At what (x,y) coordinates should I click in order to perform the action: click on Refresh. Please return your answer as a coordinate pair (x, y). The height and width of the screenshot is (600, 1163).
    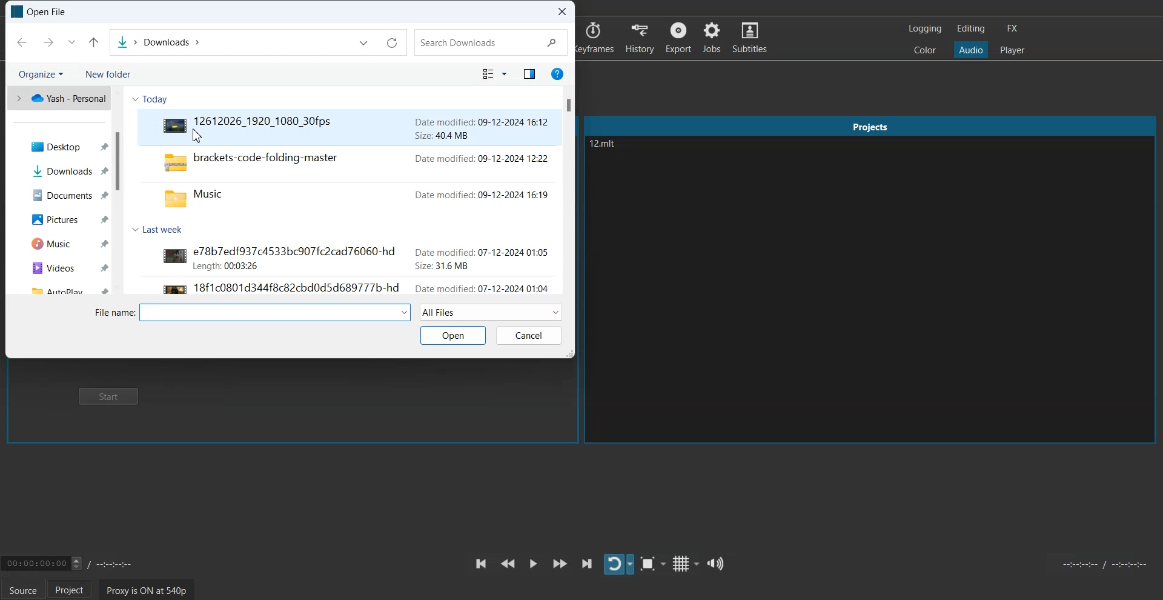
    Looking at the image, I should click on (393, 44).